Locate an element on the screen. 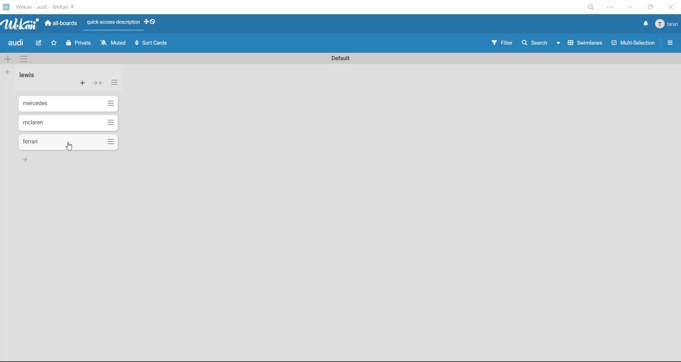  show desktop drag handles is located at coordinates (151, 23).